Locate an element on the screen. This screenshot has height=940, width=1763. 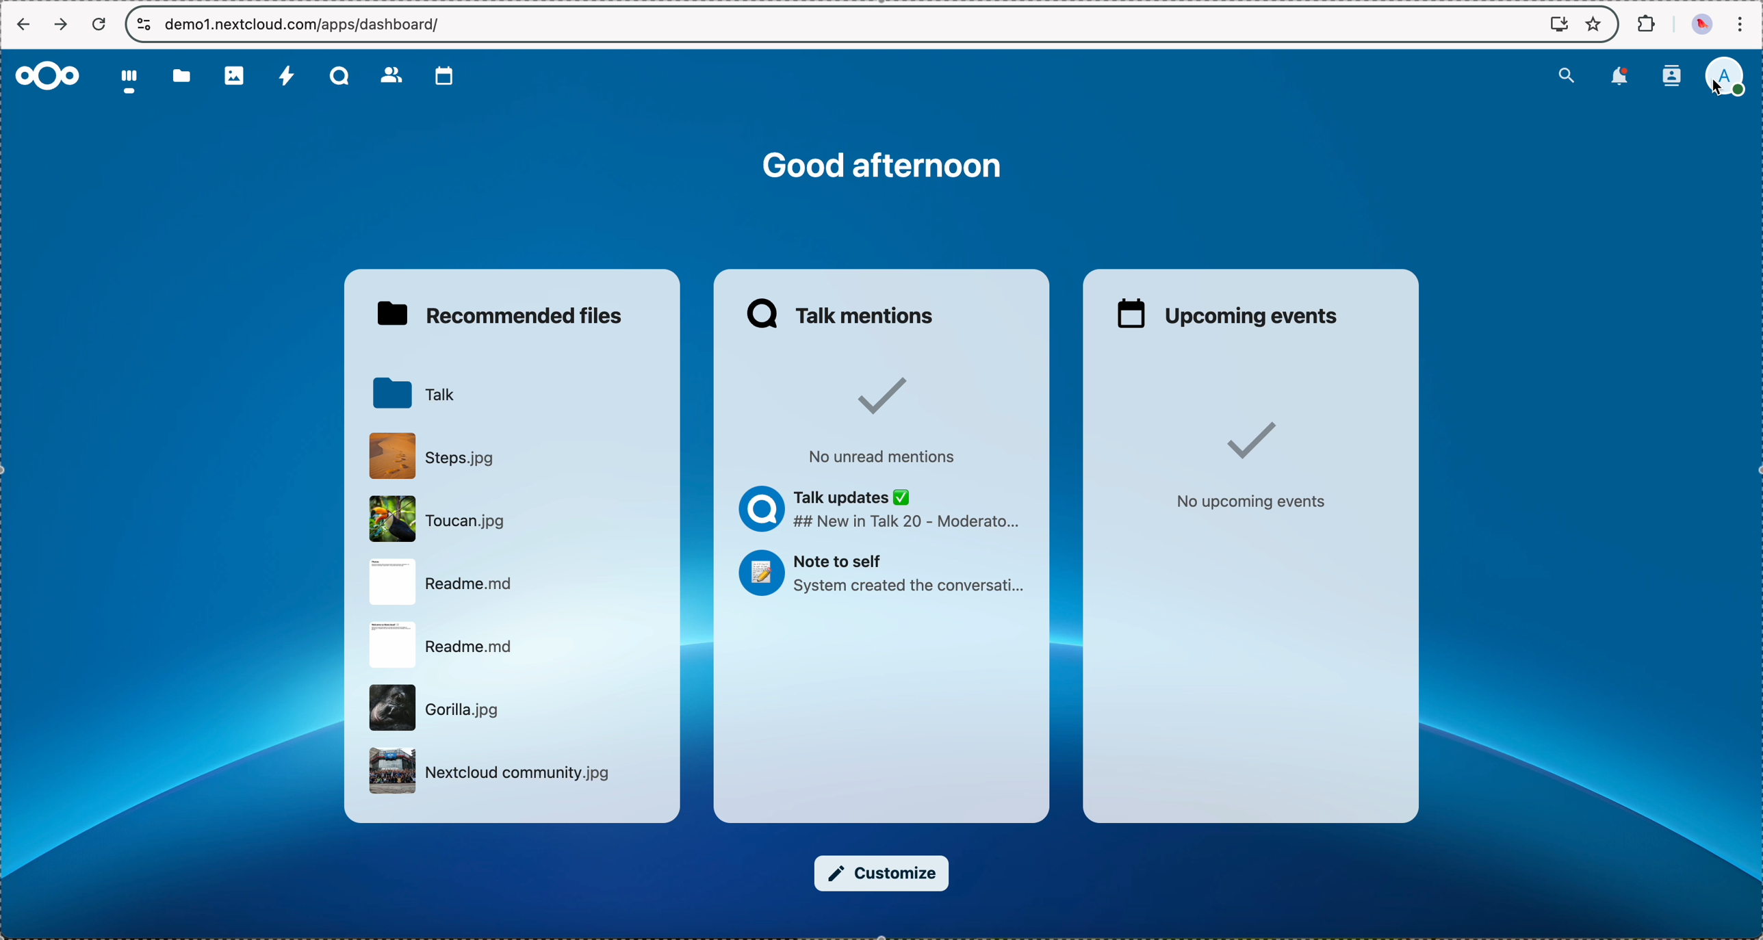
navigate back is located at coordinates (23, 23).